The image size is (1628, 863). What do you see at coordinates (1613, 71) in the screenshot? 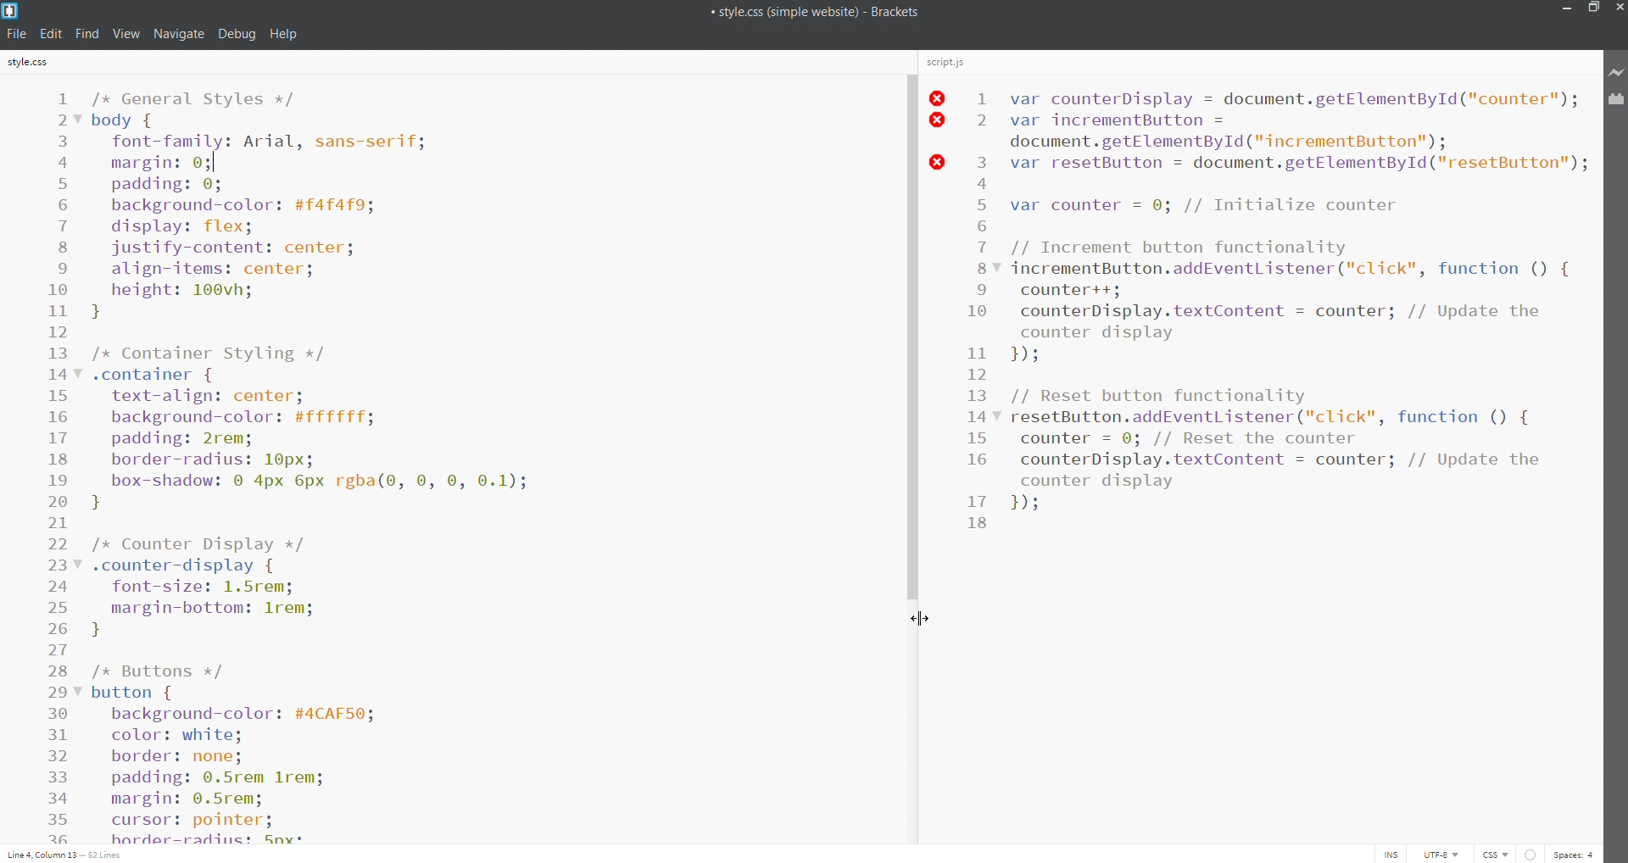
I see `live preview` at bounding box center [1613, 71].